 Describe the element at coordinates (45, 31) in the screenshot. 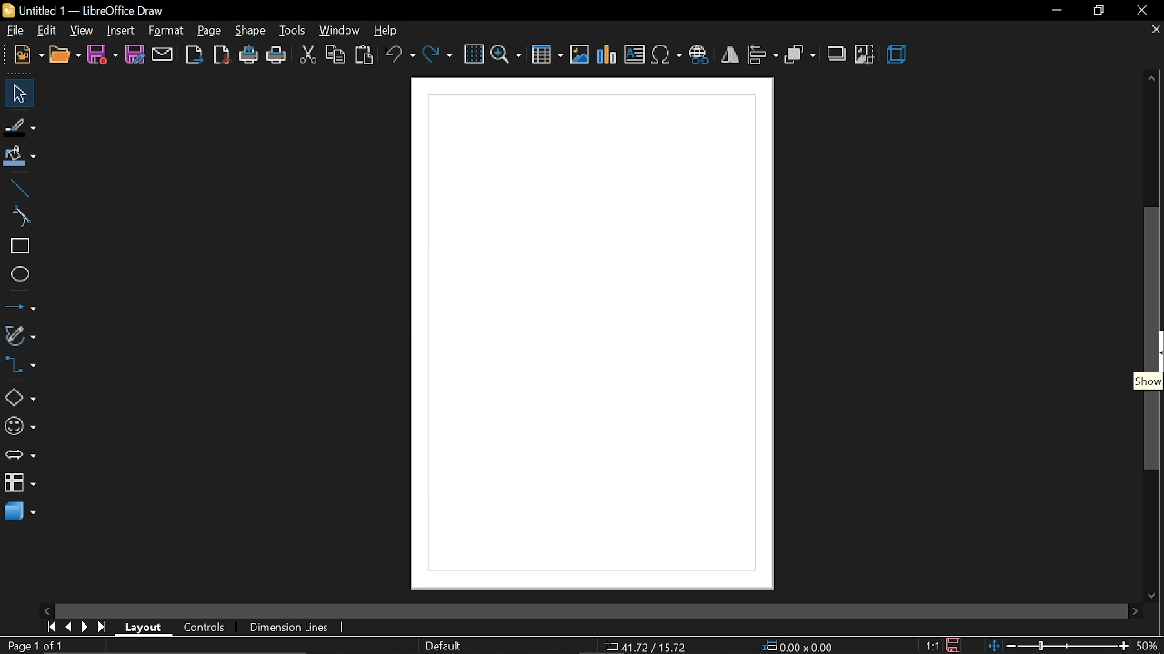

I see `edit` at that location.